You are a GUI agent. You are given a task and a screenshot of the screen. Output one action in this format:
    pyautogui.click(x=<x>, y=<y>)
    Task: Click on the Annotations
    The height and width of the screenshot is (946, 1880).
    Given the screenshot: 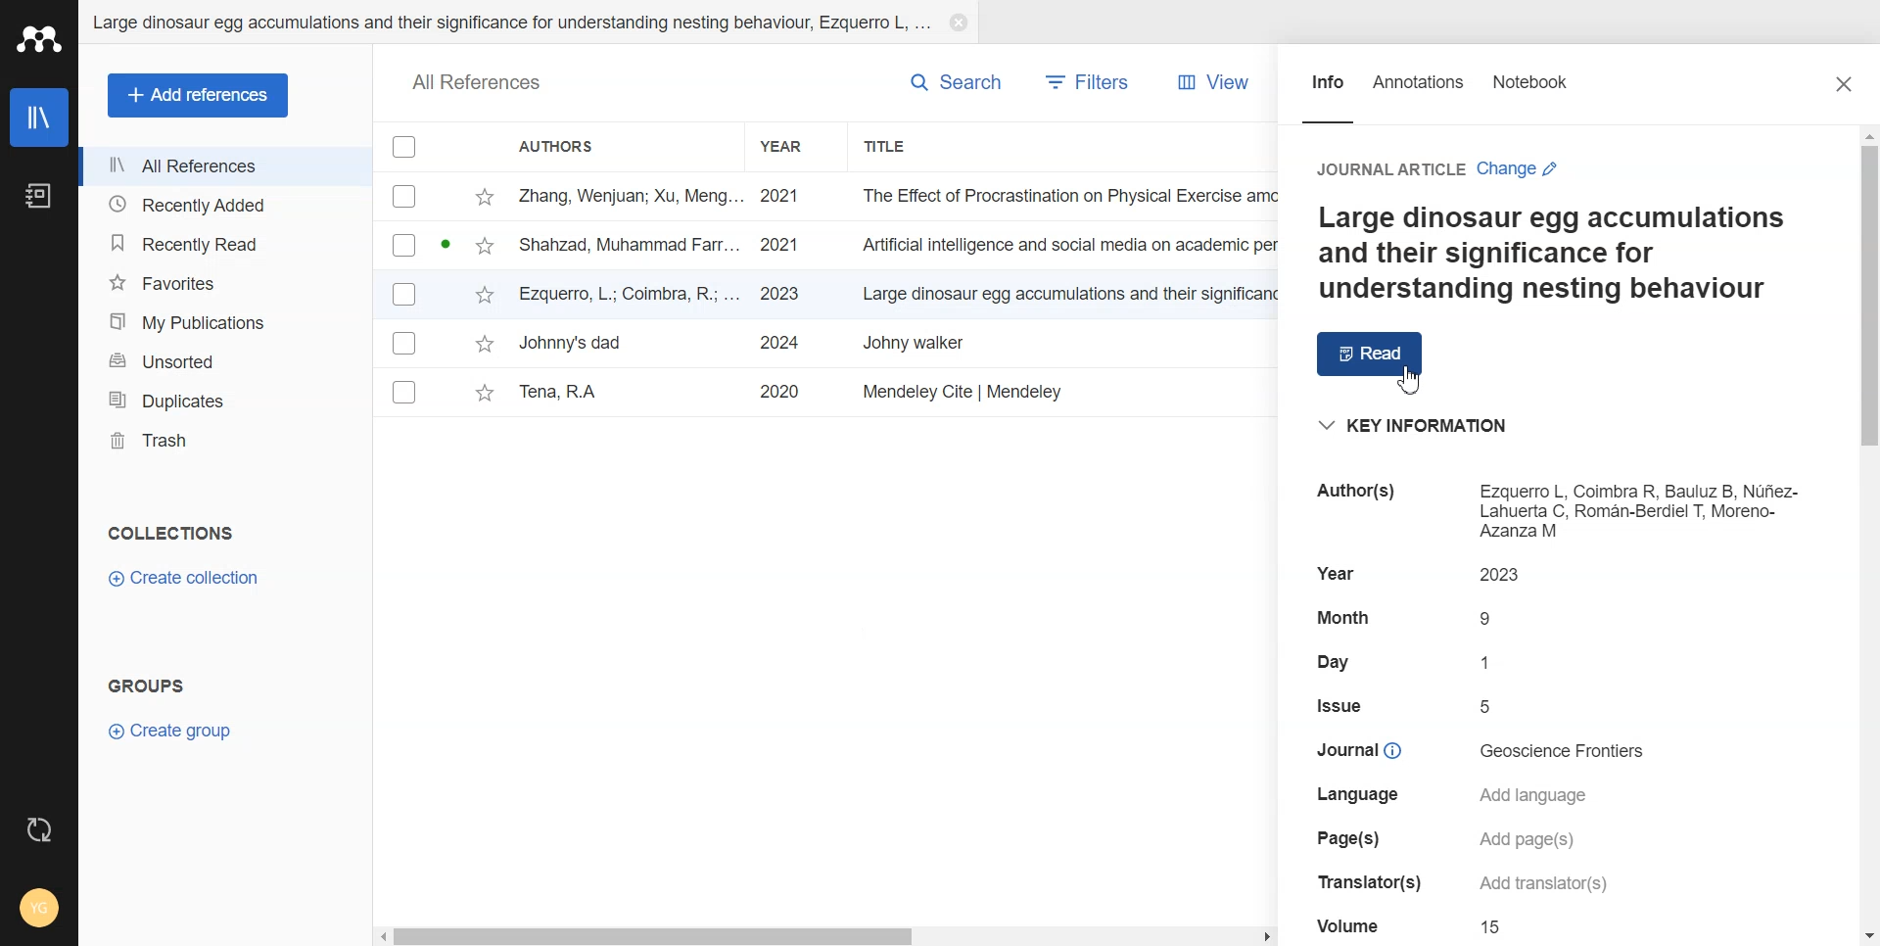 What is the action you would take?
    pyautogui.click(x=1419, y=93)
    